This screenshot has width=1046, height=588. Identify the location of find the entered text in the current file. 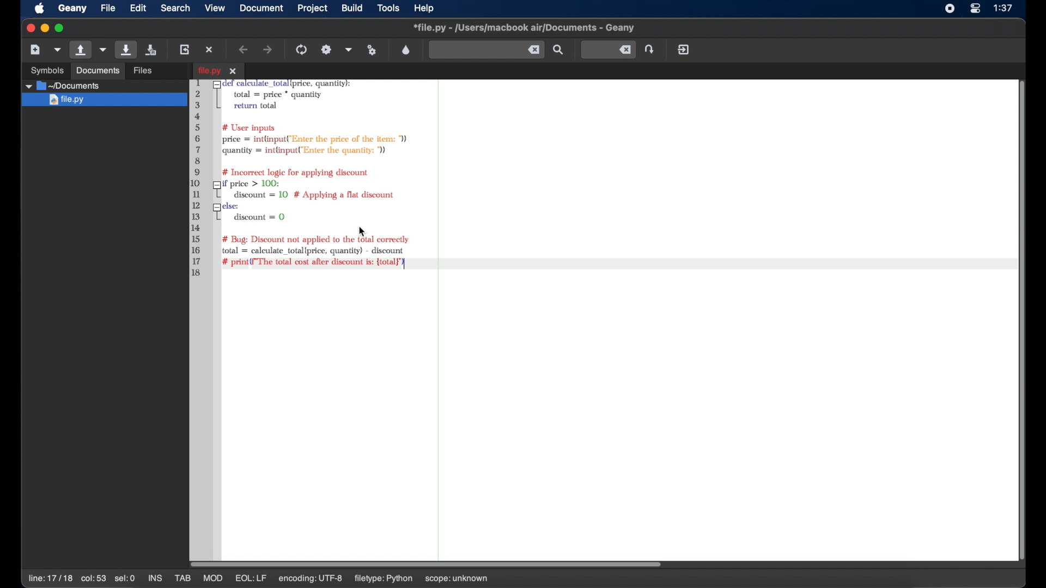
(559, 50).